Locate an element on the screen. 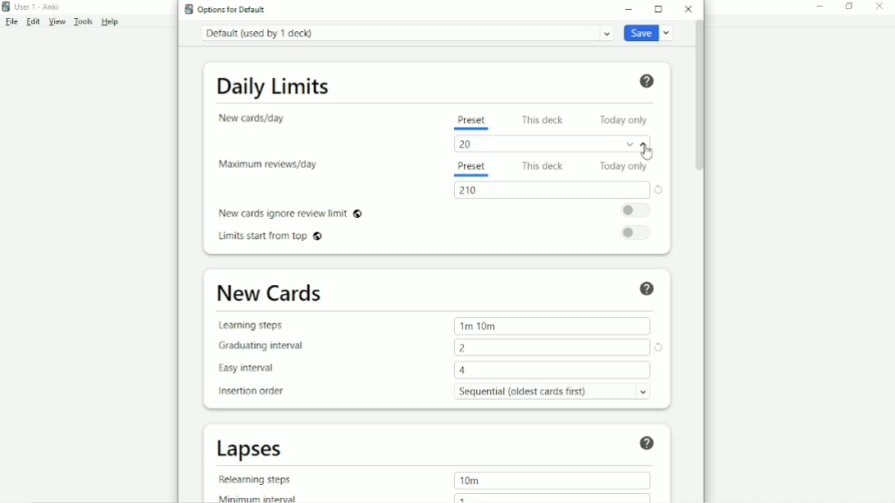 This screenshot has height=503, width=895. Daily Limits is located at coordinates (275, 86).